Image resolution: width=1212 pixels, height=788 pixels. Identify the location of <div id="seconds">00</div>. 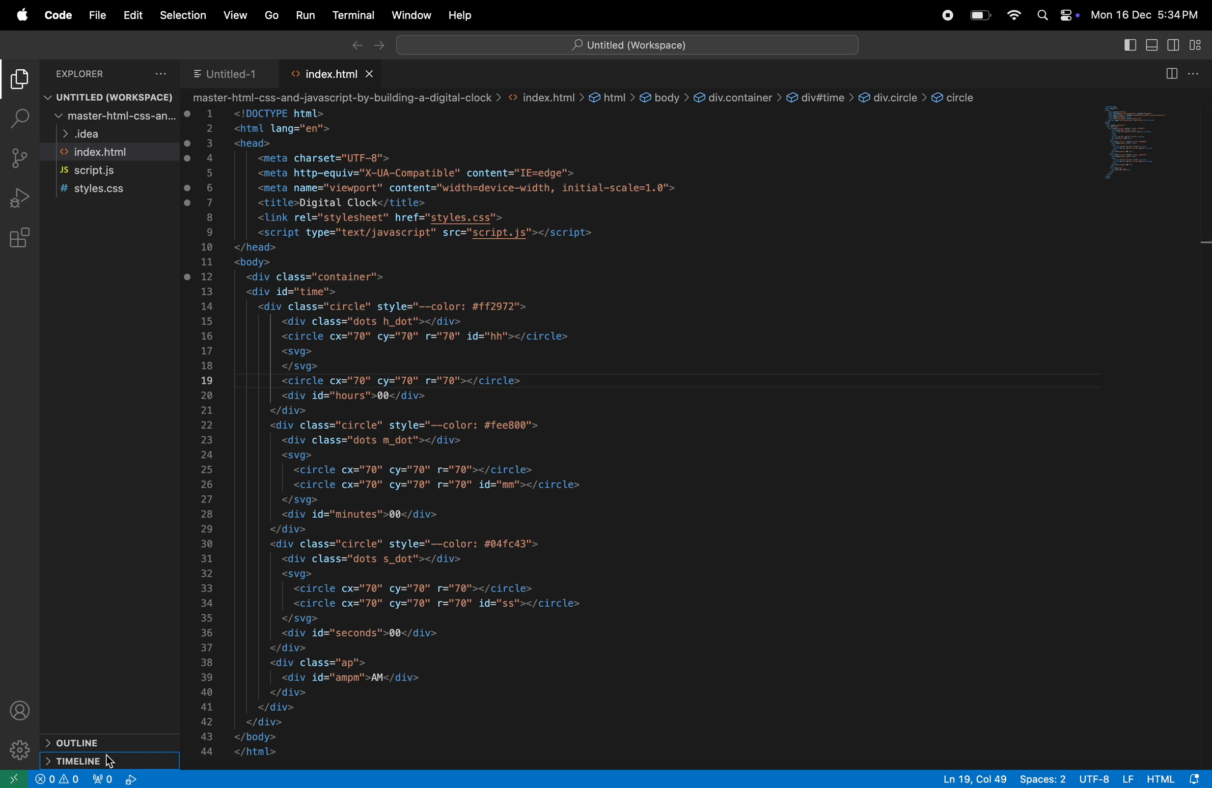
(365, 633).